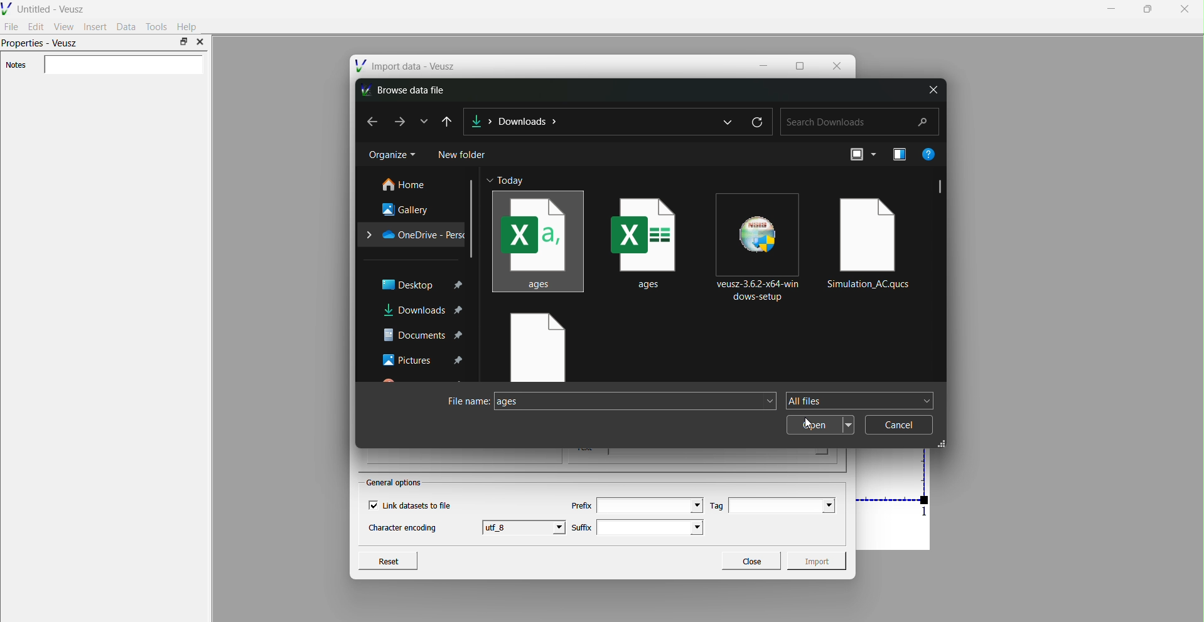  I want to click on Gallery, so click(408, 209).